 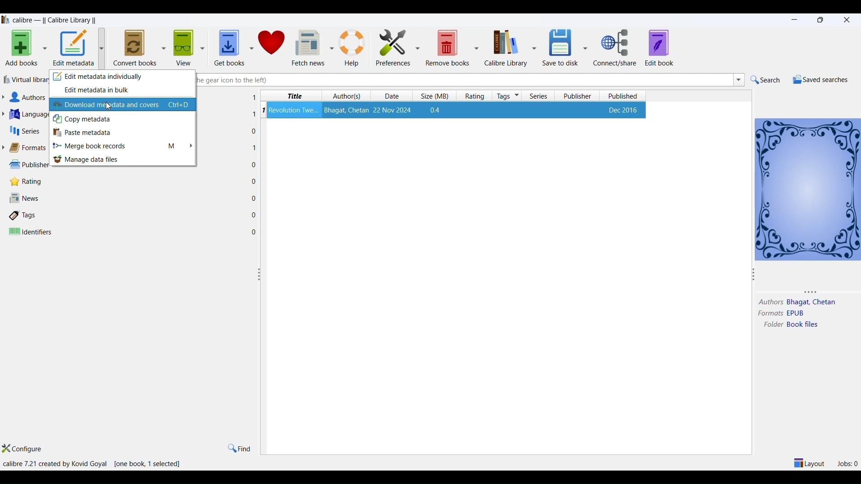 I want to click on paste metadata, so click(x=125, y=133).